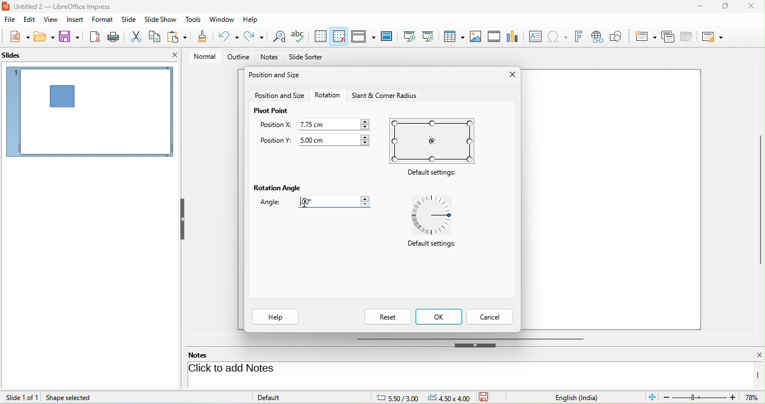 Image resolution: width=765 pixels, height=404 pixels. Describe the element at coordinates (307, 203) in the screenshot. I see `cursor movement` at that location.